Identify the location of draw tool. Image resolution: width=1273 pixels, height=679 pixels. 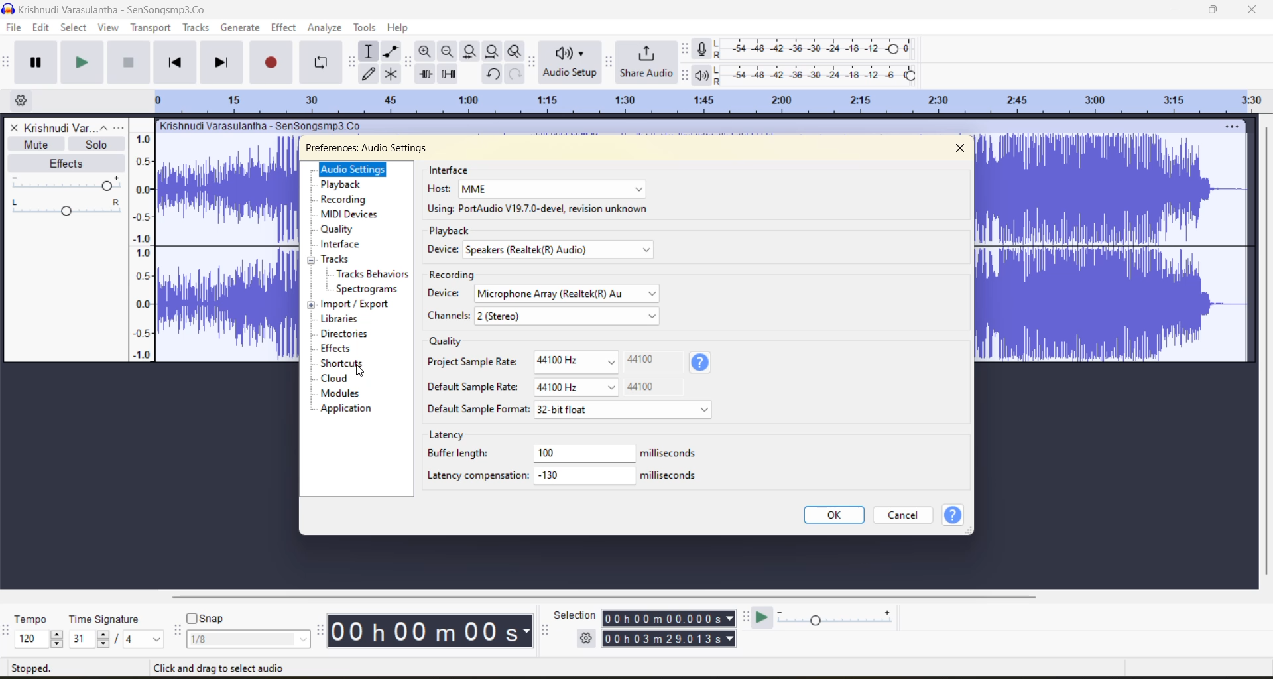
(370, 74).